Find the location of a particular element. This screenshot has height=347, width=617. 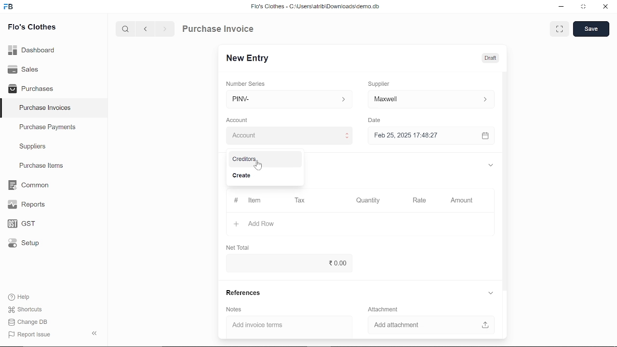

Reports is located at coordinates (26, 205).